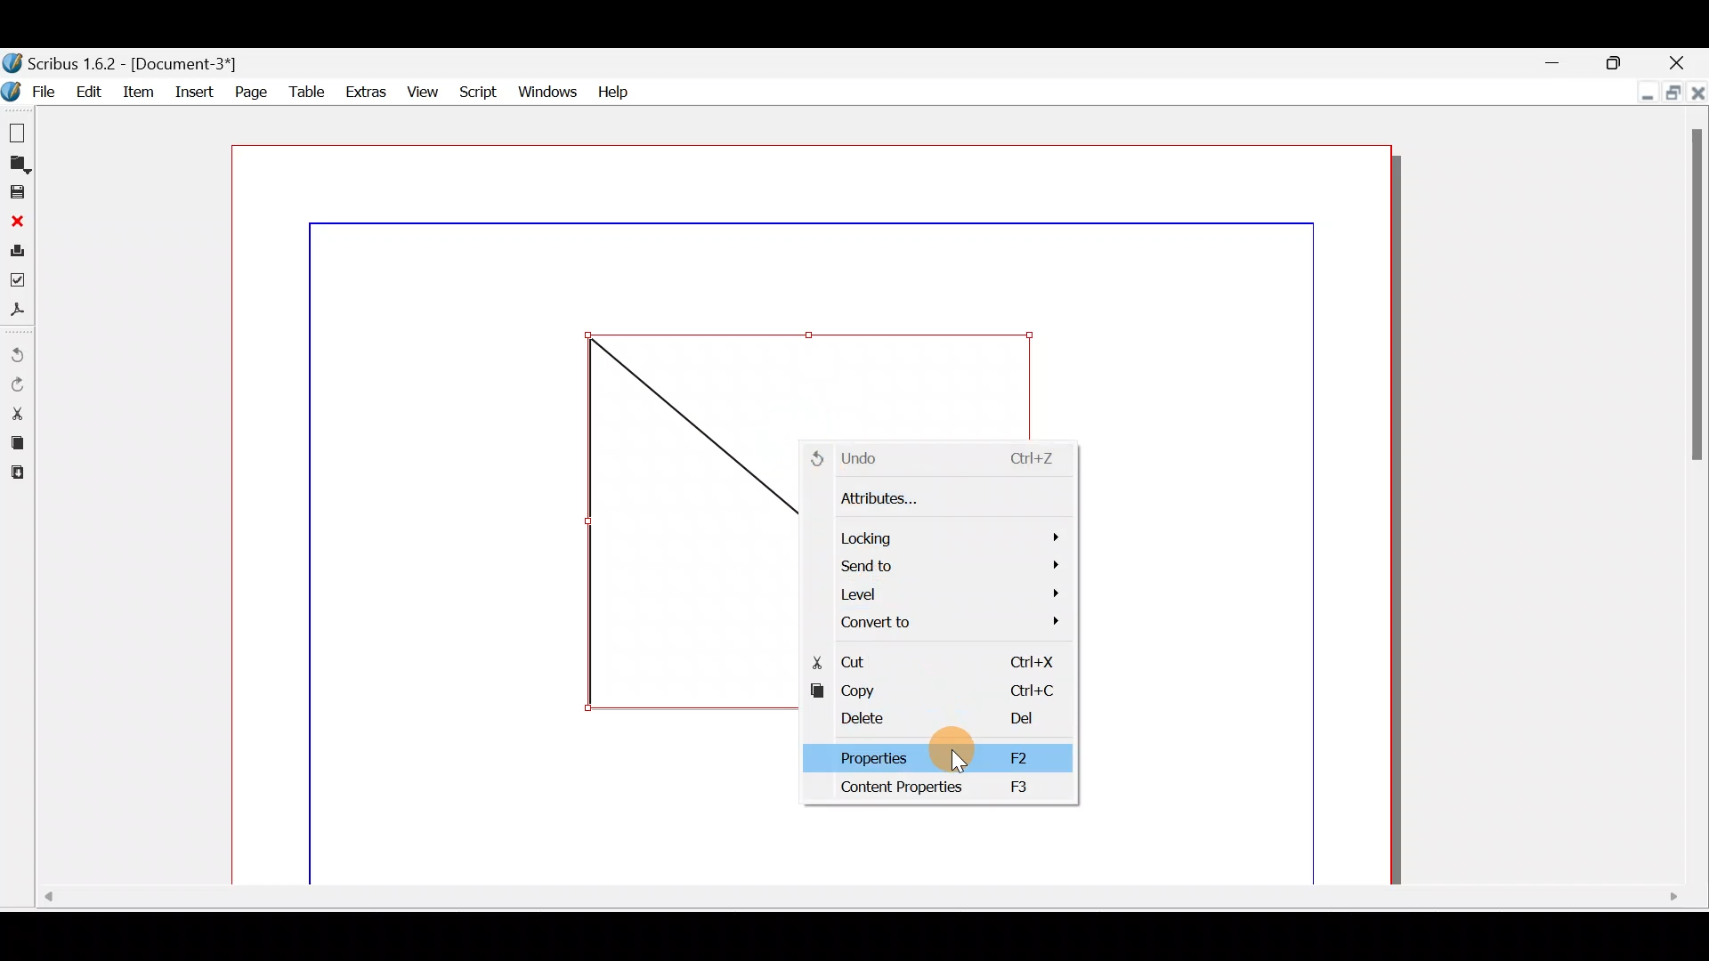 The image size is (1709, 961). Describe the element at coordinates (944, 594) in the screenshot. I see `Level` at that location.